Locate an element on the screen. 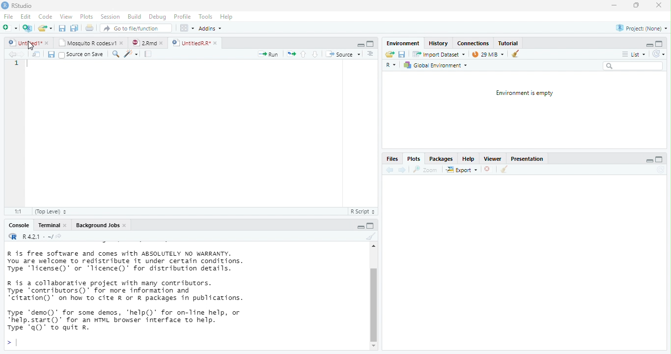  print current file is located at coordinates (74, 28).